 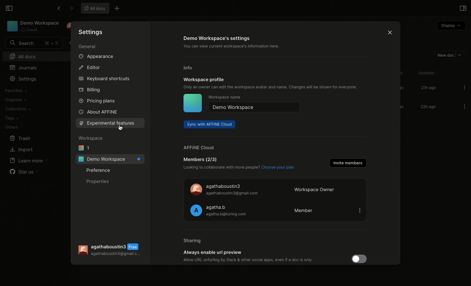 I want to click on All docs, so click(x=32, y=56).